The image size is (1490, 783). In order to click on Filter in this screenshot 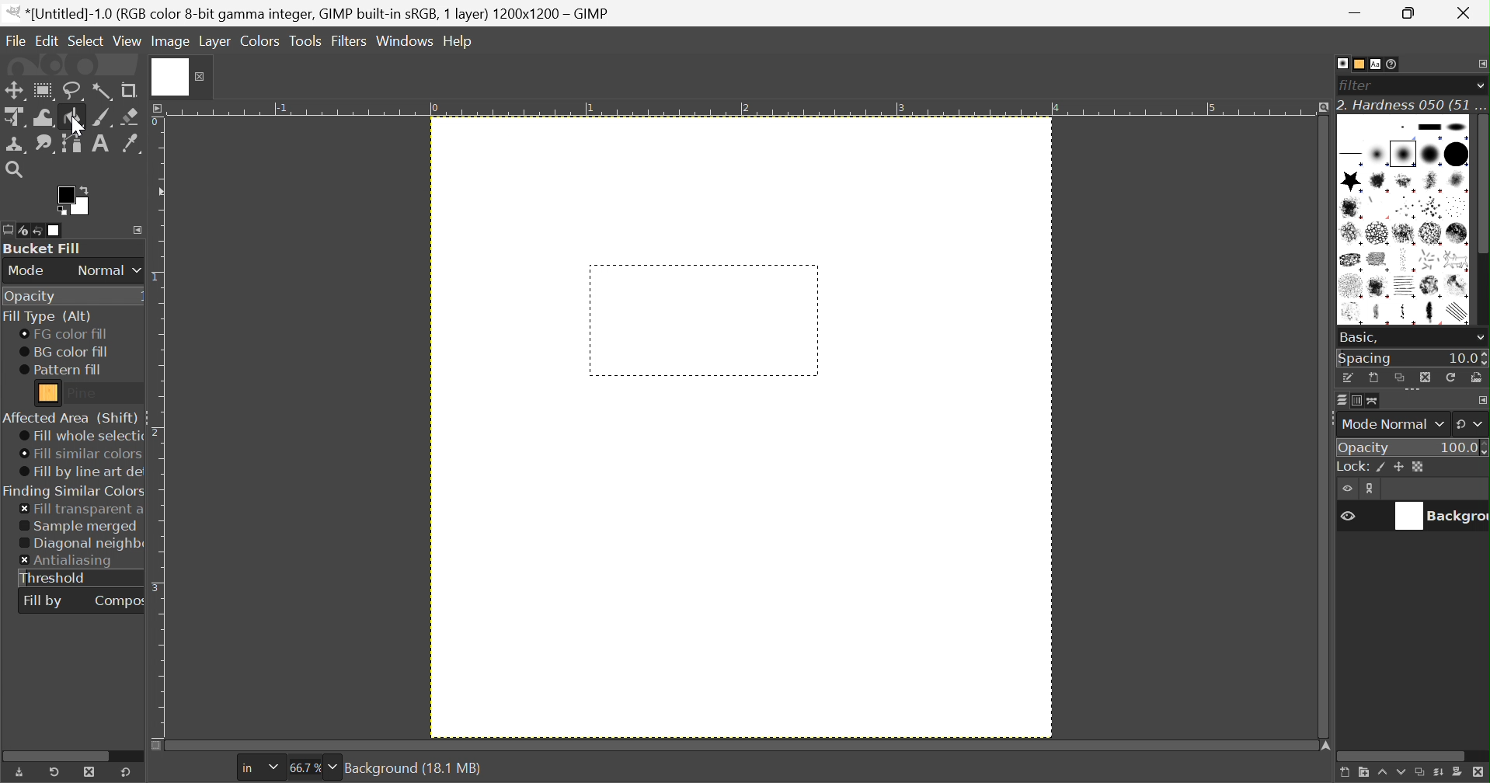, I will do `click(1359, 85)`.